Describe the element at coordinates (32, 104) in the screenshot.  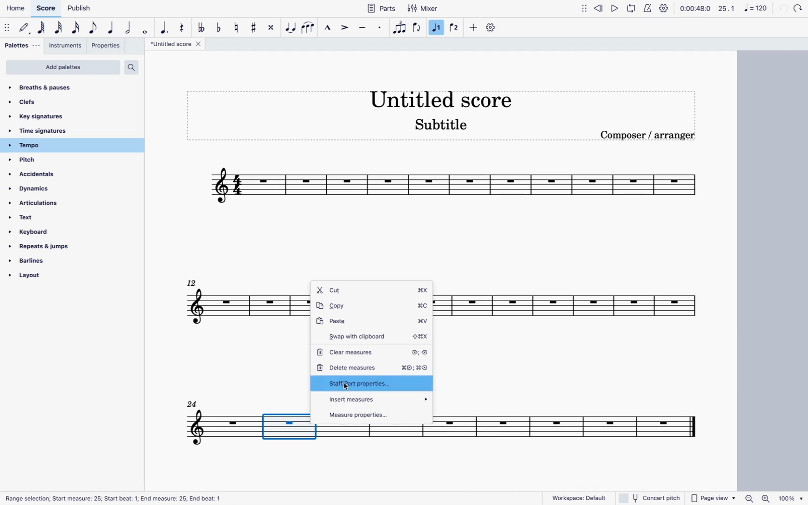
I see `clefs` at that location.